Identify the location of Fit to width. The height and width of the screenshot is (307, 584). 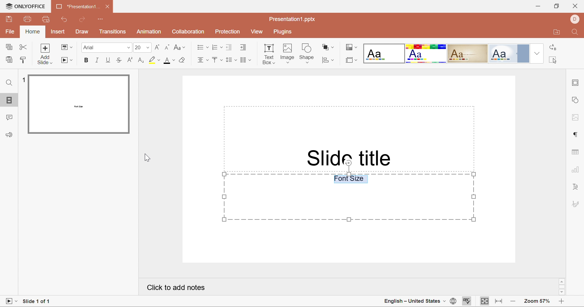
(499, 302).